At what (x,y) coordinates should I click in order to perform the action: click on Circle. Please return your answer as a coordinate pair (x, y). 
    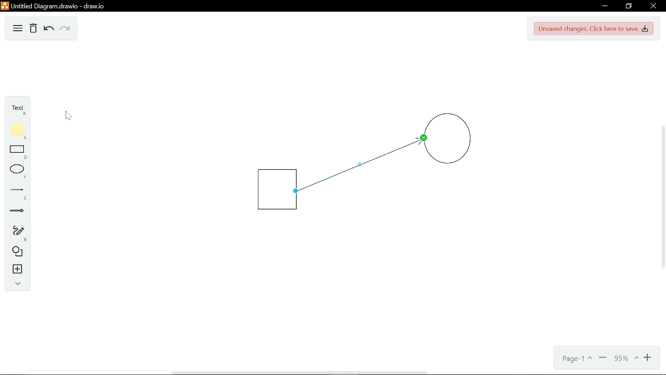
    Looking at the image, I should click on (465, 141).